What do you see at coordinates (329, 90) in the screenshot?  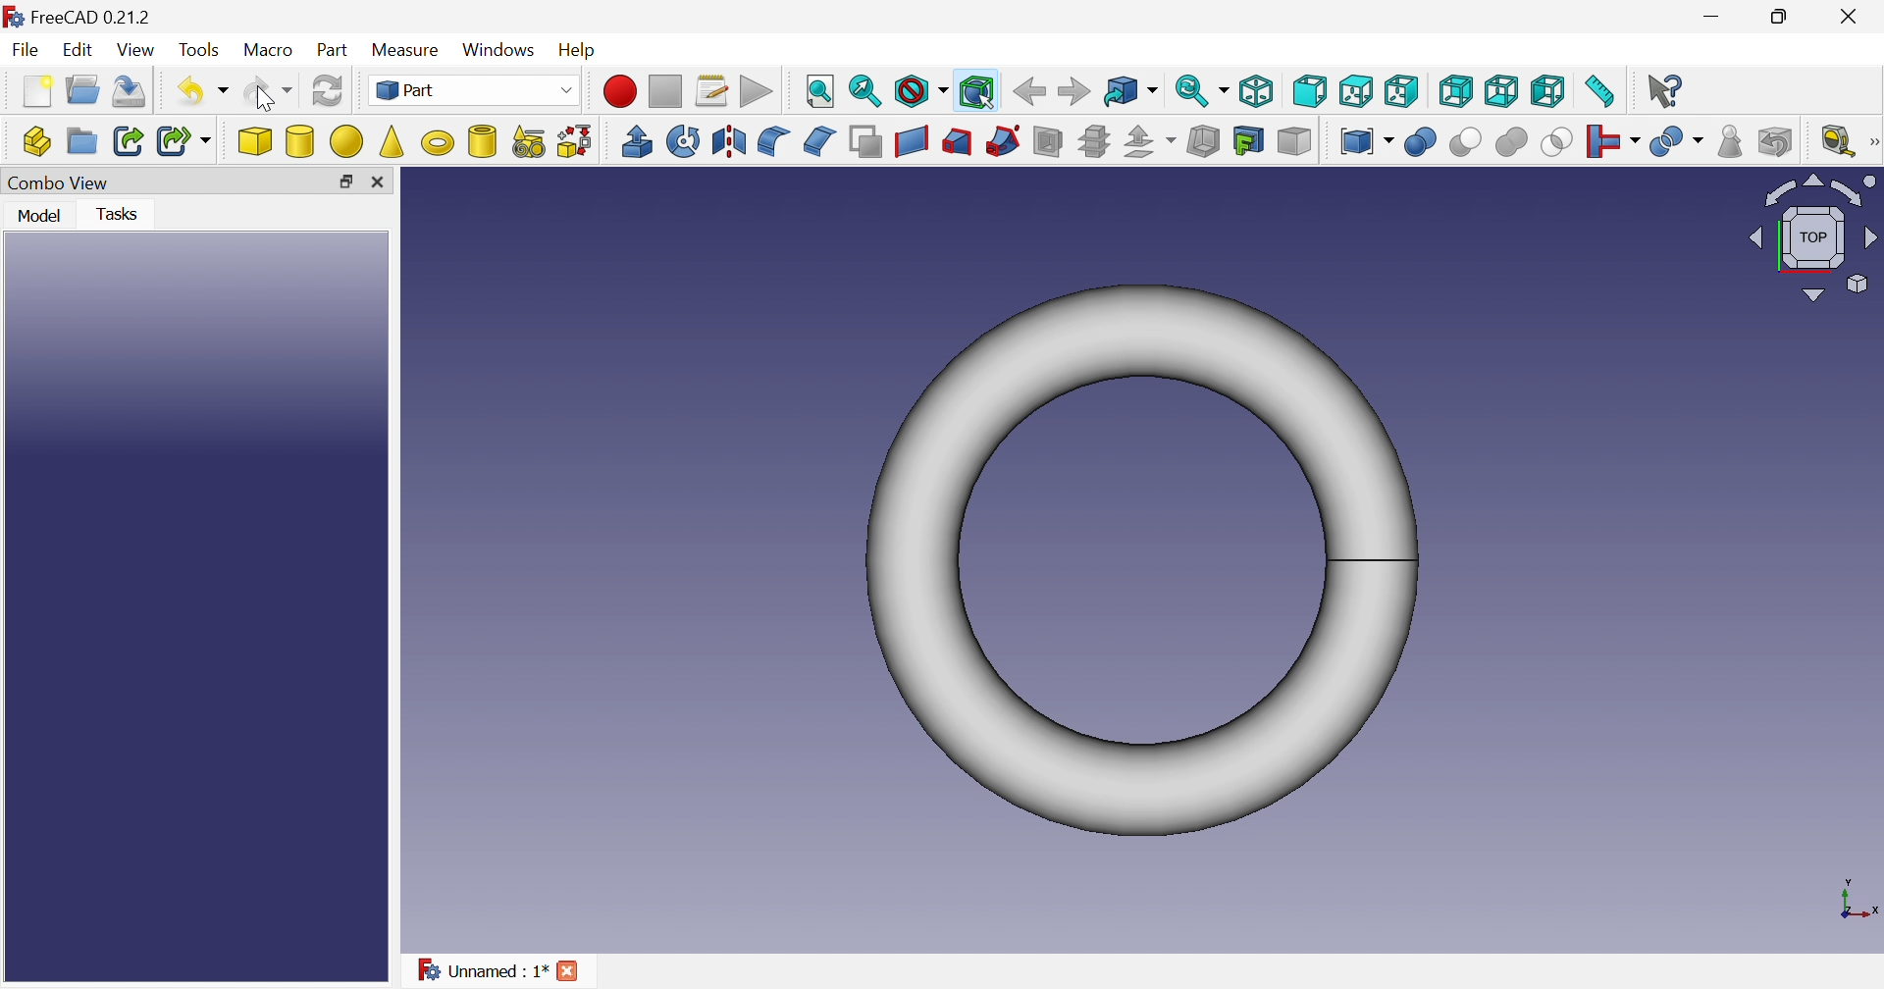 I see `Refresh` at bounding box center [329, 90].